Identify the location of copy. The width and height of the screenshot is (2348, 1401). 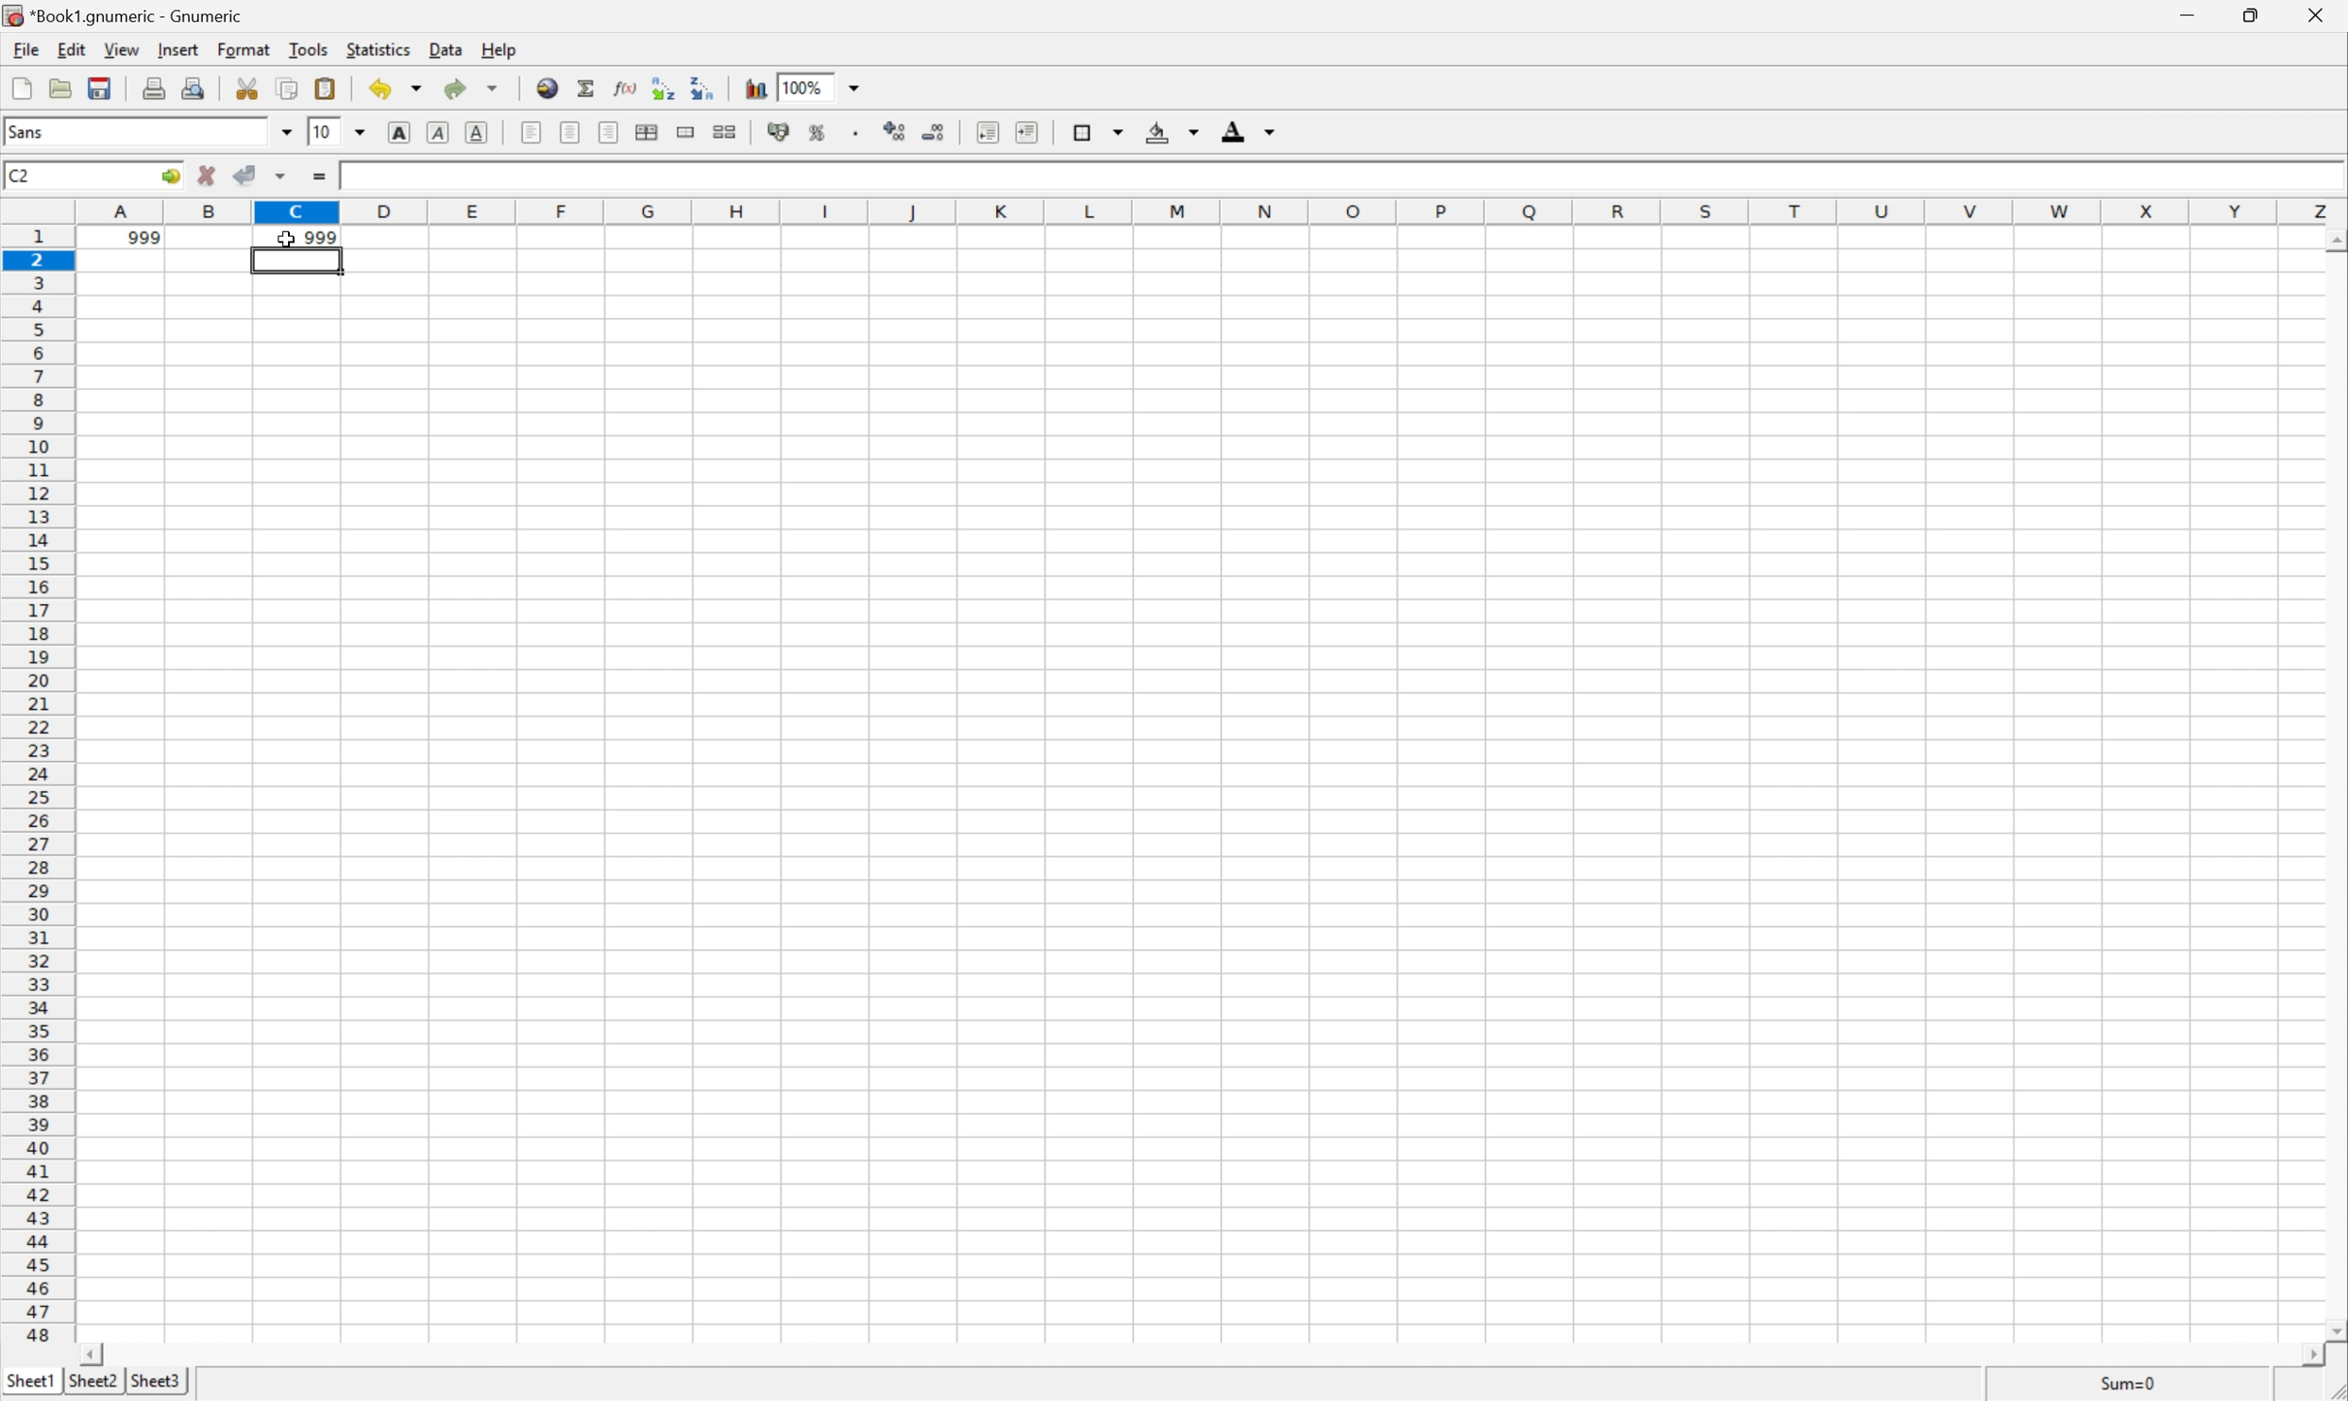
(289, 85).